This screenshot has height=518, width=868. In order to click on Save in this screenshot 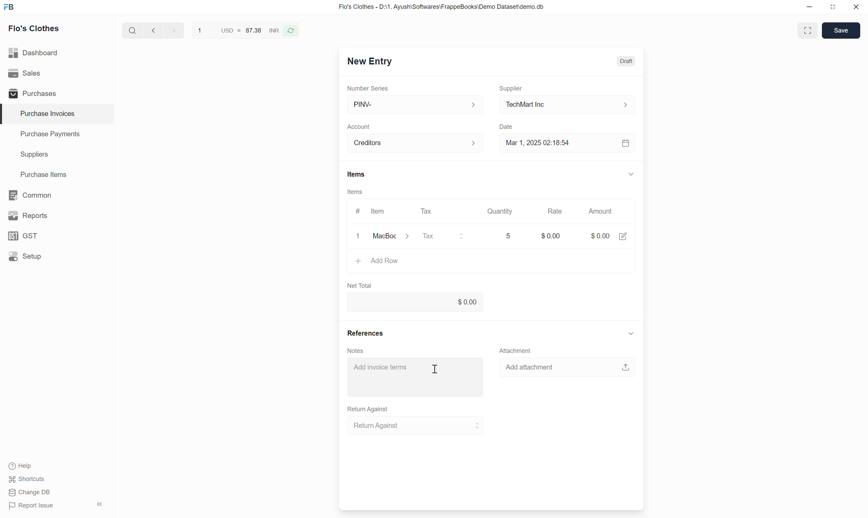, I will do `click(841, 30)`.